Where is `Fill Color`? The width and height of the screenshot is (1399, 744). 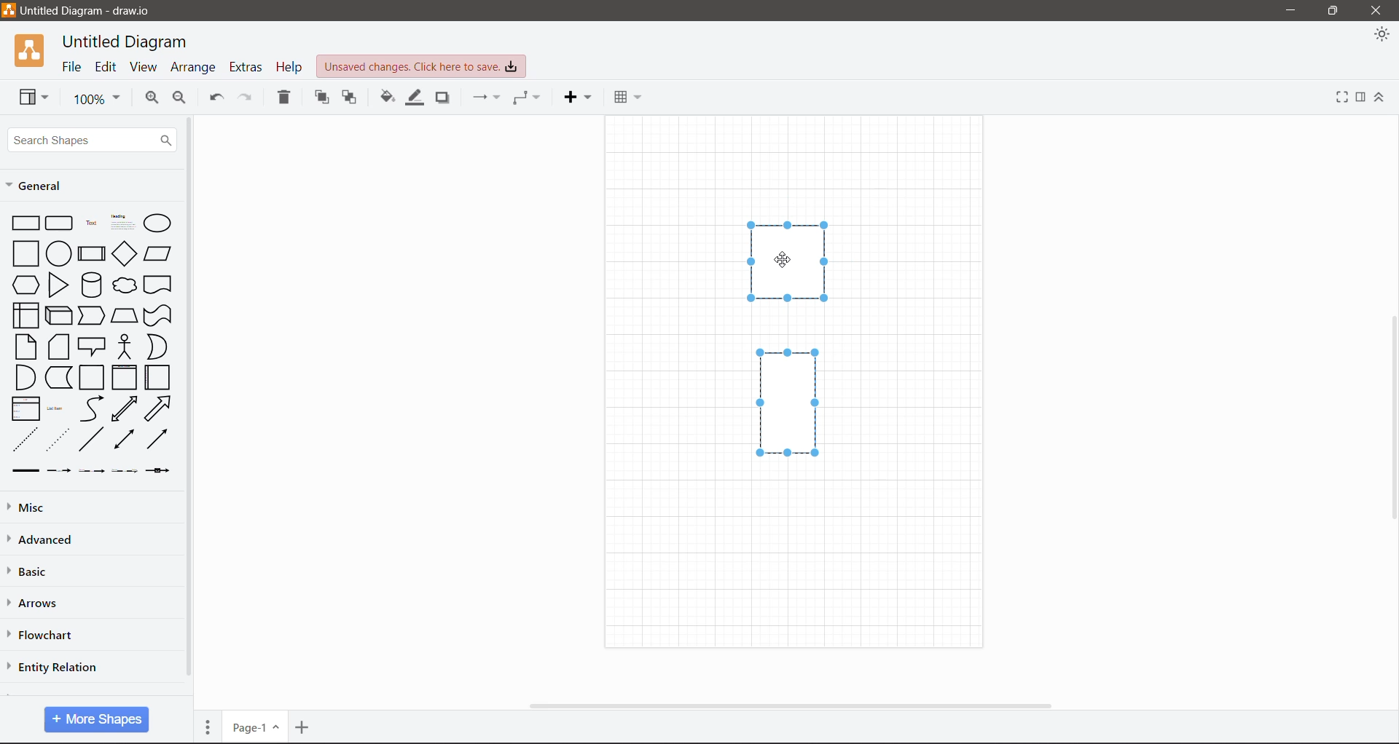
Fill Color is located at coordinates (387, 100).